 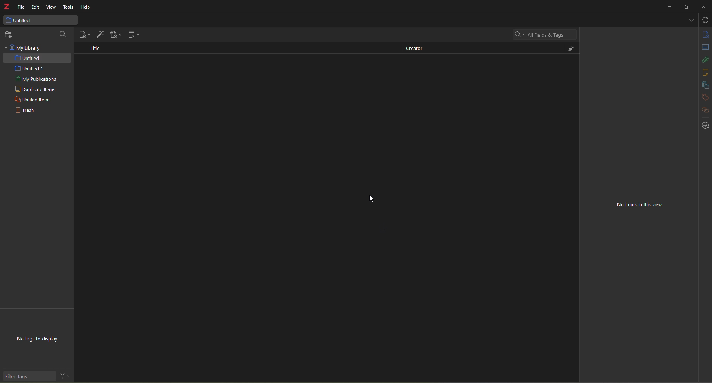 I want to click on attach, so click(x=568, y=49).